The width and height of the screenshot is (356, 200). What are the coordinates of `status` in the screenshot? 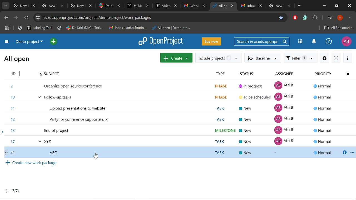 It's located at (253, 114).